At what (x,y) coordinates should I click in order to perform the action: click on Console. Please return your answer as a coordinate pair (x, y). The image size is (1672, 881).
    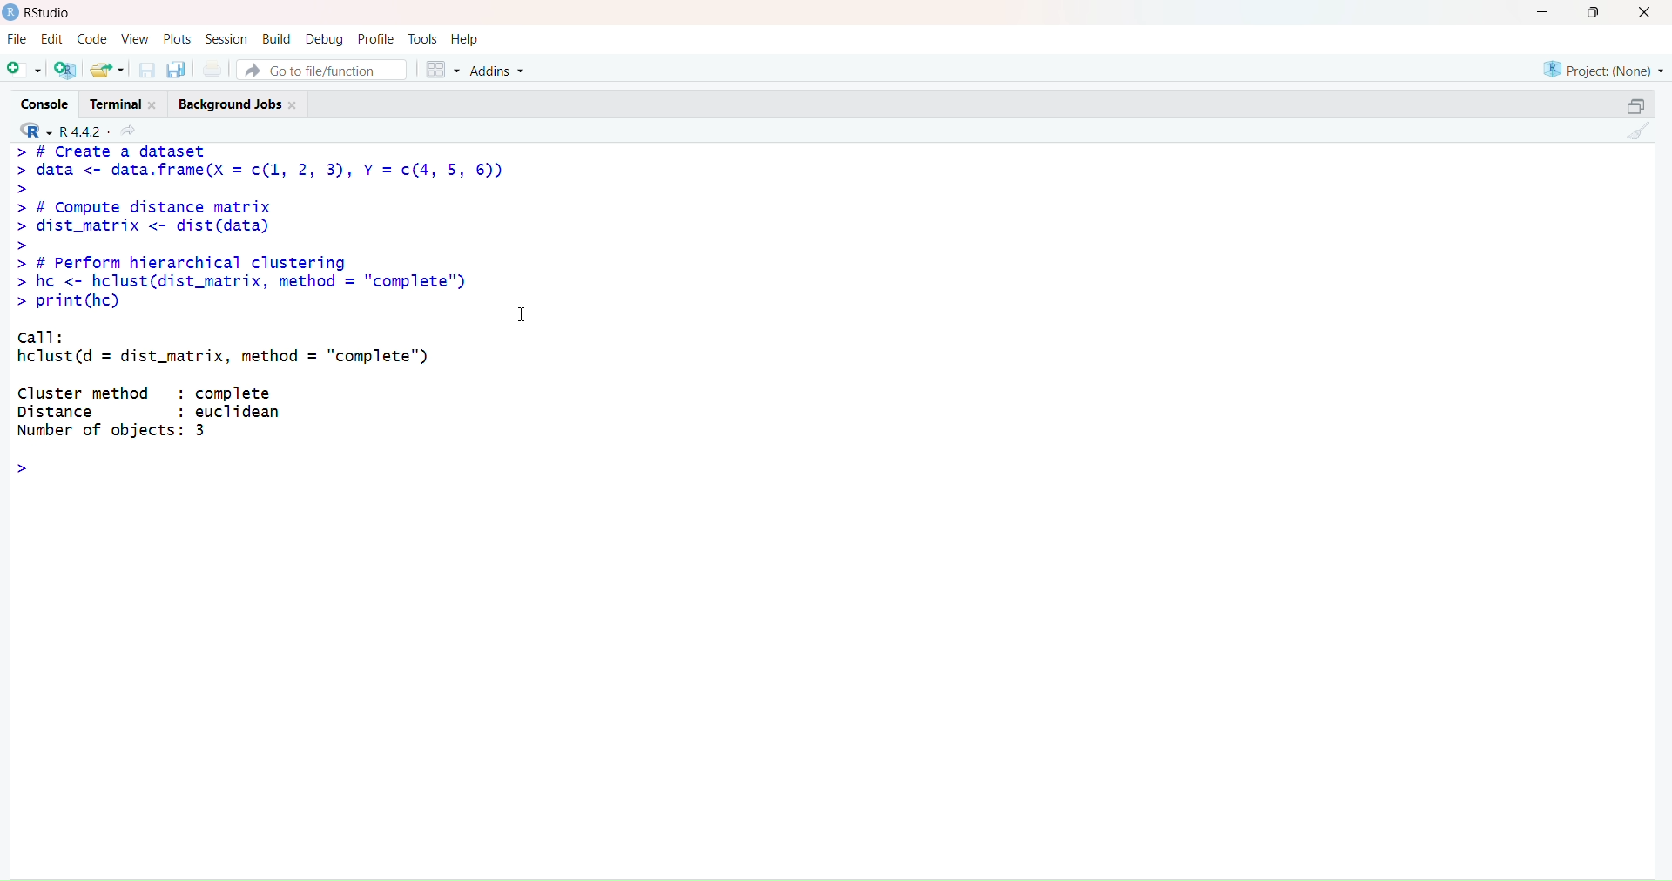
    Looking at the image, I should click on (39, 104).